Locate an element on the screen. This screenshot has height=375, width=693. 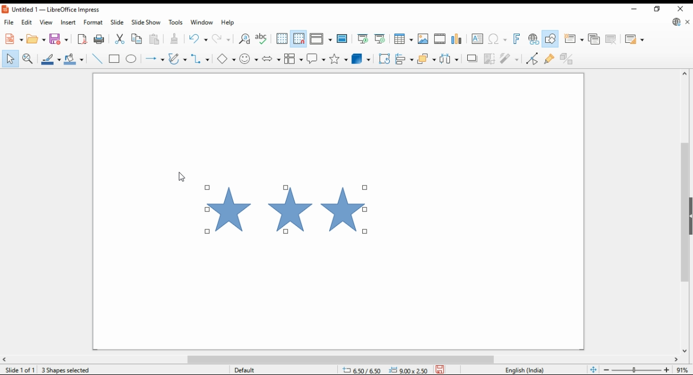
insert video is located at coordinates (440, 38).